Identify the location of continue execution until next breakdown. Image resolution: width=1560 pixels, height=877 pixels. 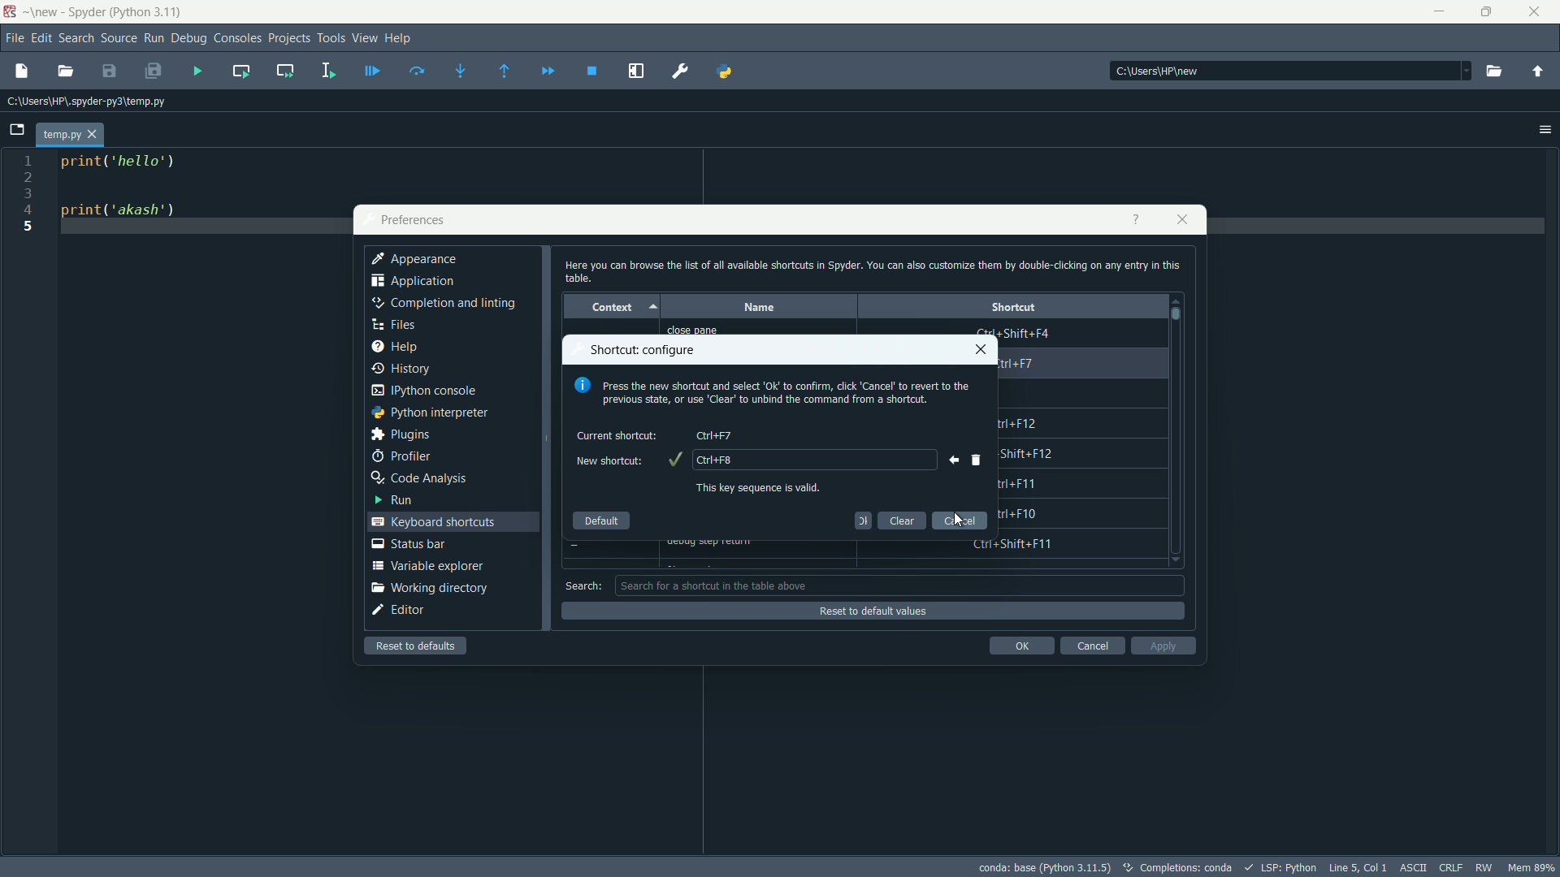
(548, 71).